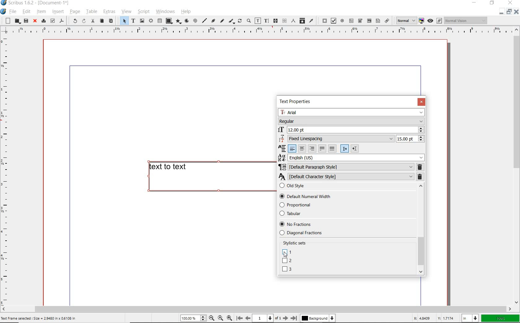 The width and height of the screenshot is (520, 323). I want to click on Text justified, so click(322, 148).